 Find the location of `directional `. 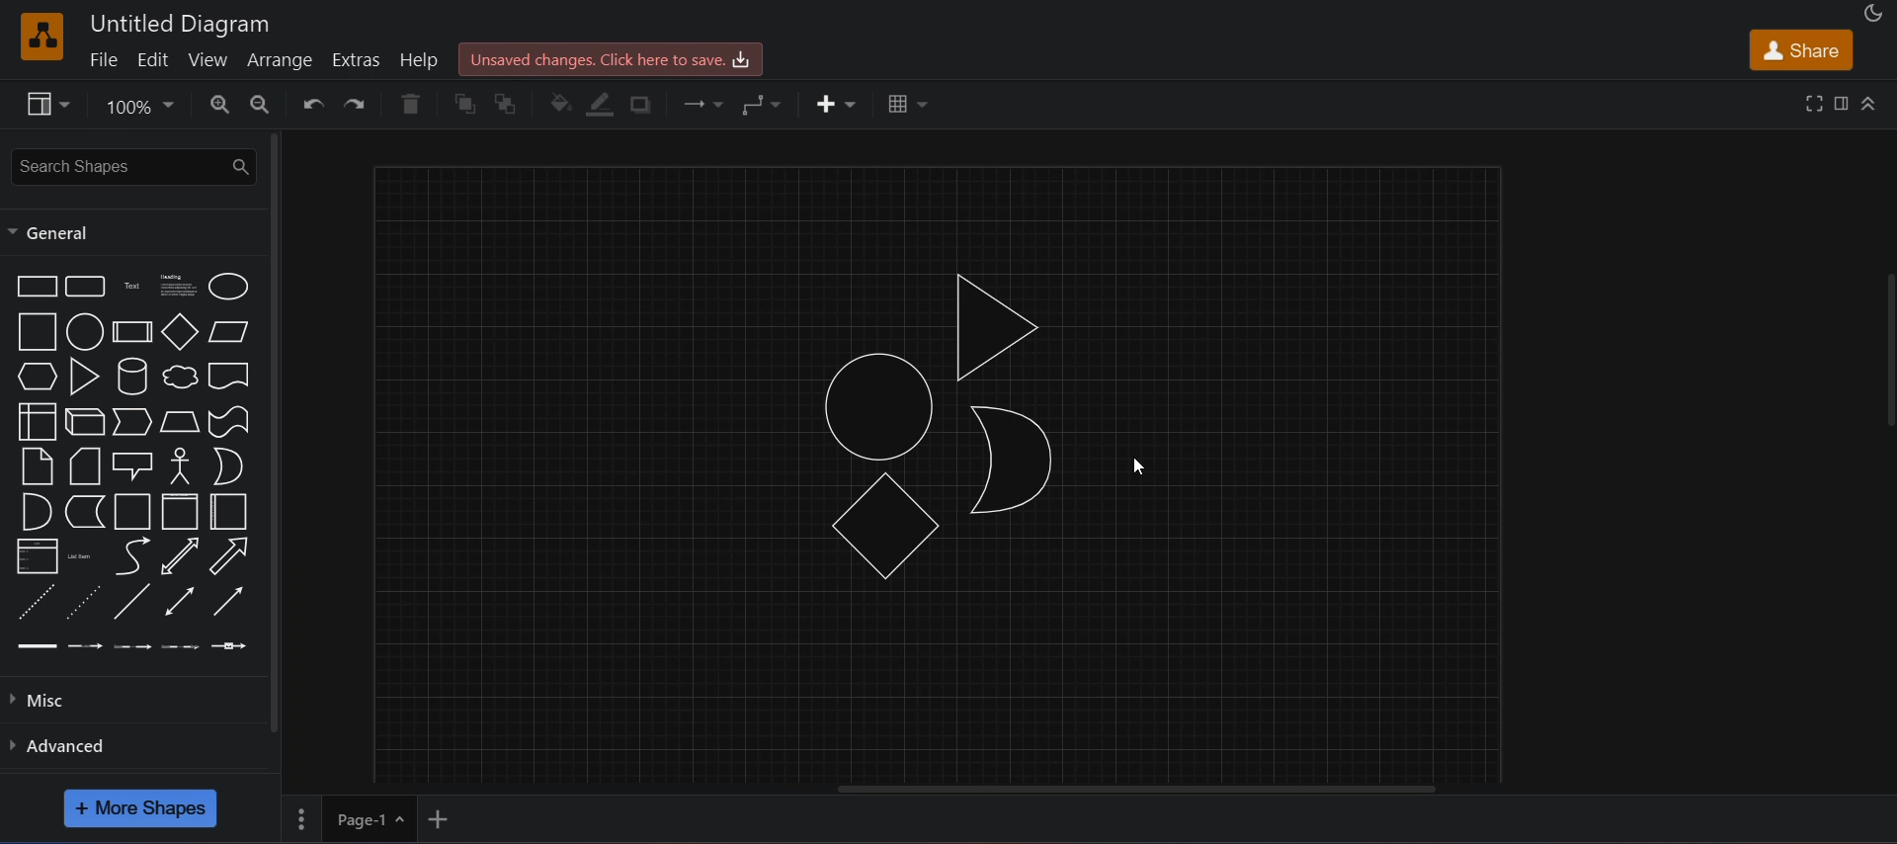

directional  is located at coordinates (226, 603).